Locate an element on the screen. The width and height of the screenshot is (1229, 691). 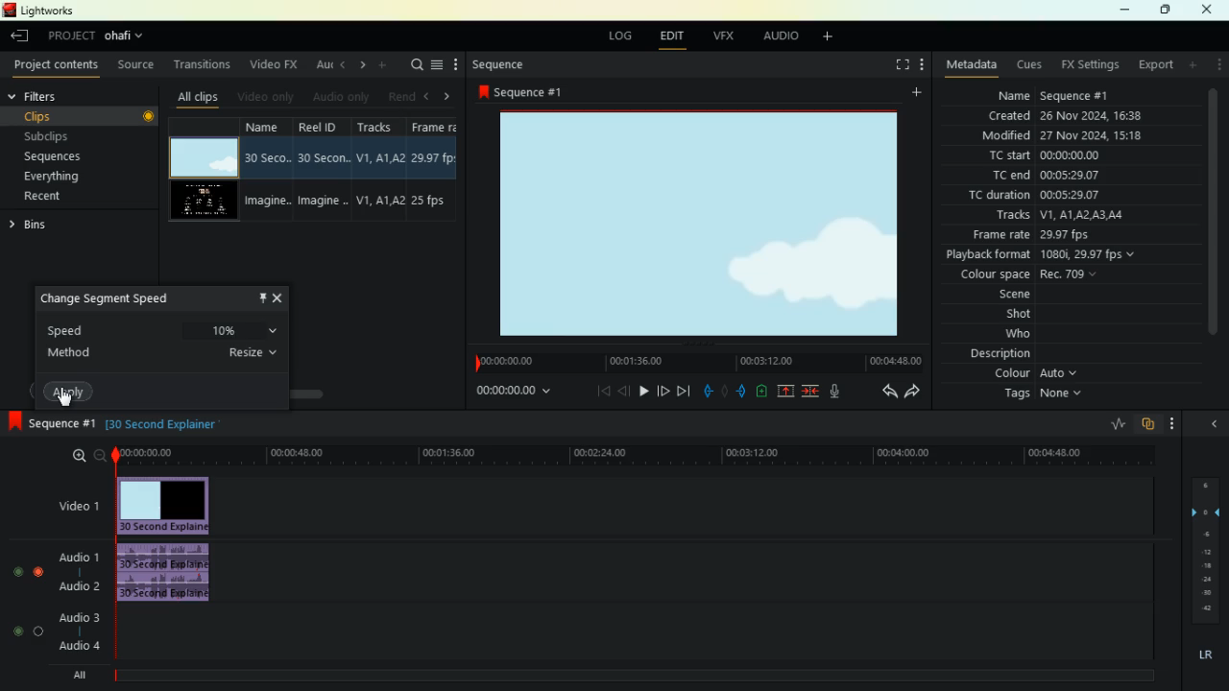
tc duration is located at coordinates (1043, 197).